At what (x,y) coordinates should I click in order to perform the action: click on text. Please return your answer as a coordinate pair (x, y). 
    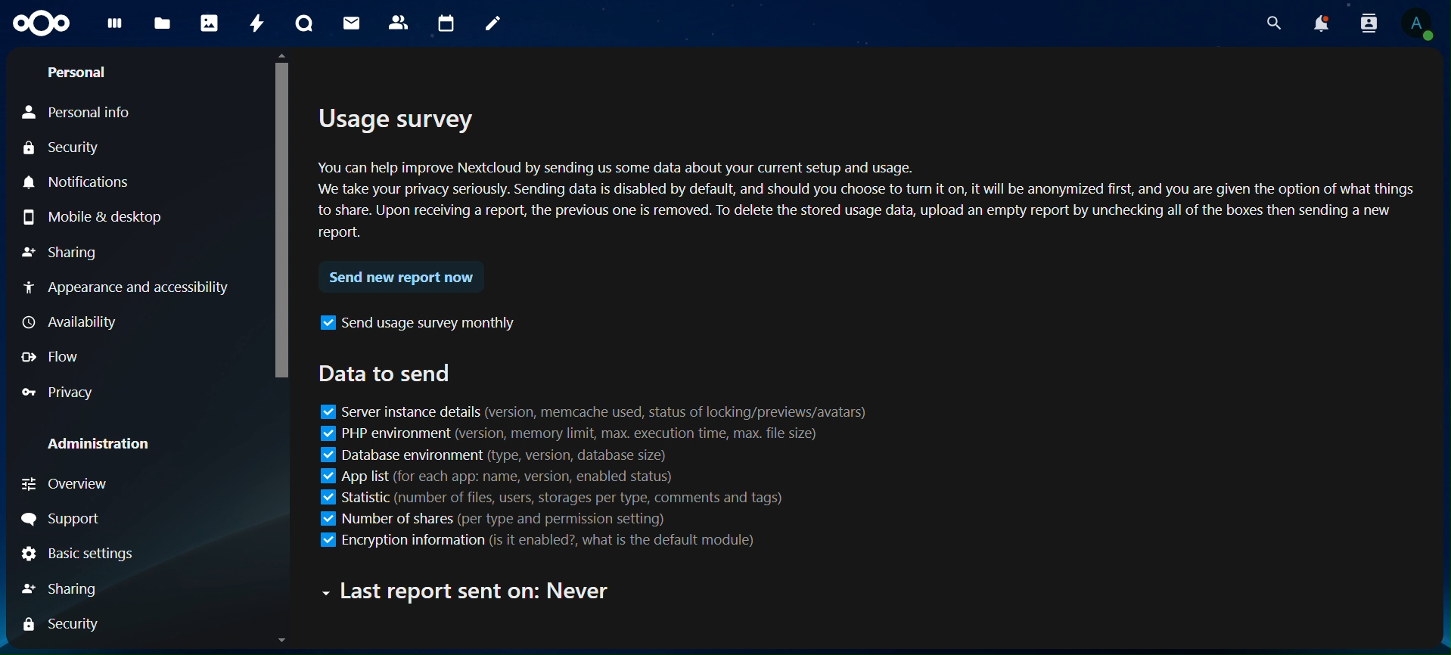
    Looking at the image, I should click on (474, 591).